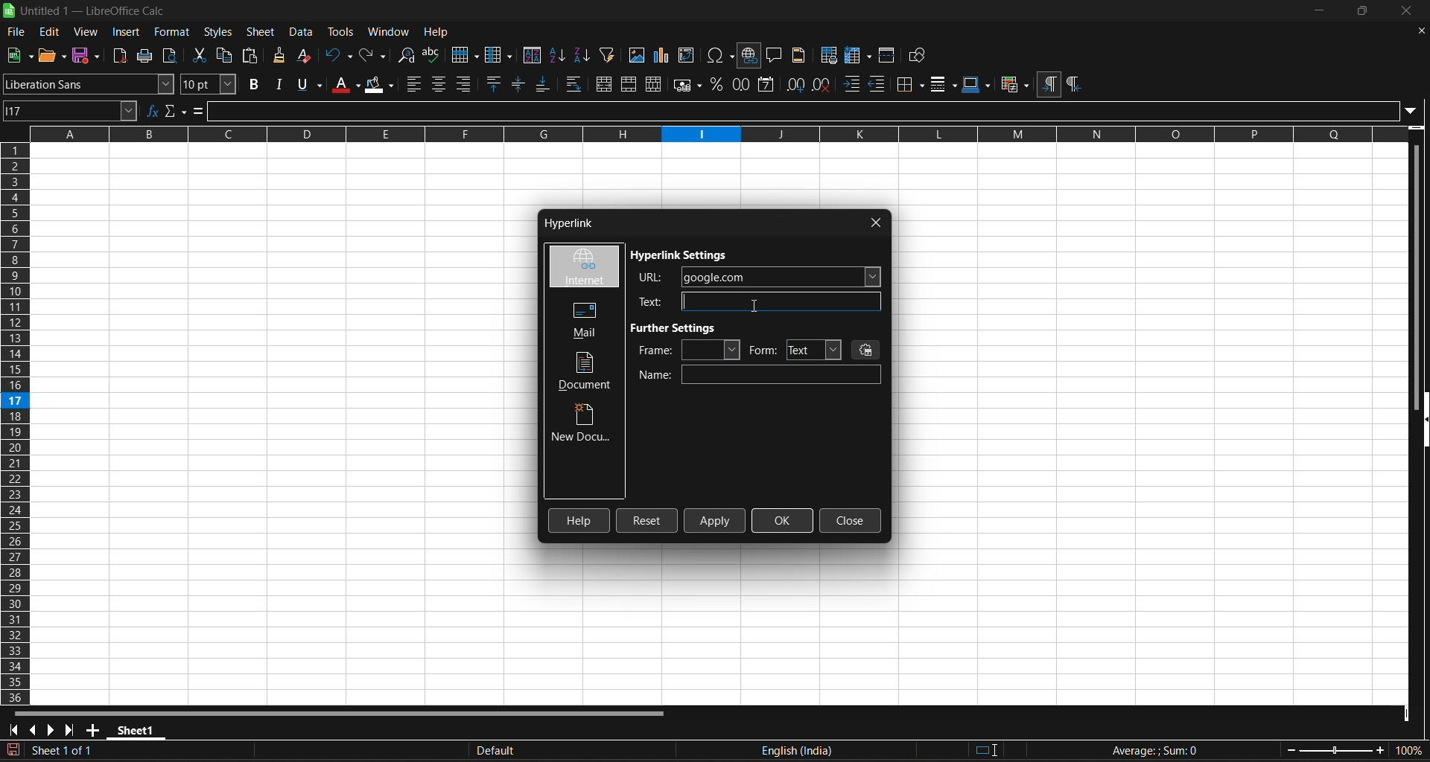 The image size is (1430, 762). Describe the element at coordinates (1421, 422) in the screenshot. I see `hide` at that location.